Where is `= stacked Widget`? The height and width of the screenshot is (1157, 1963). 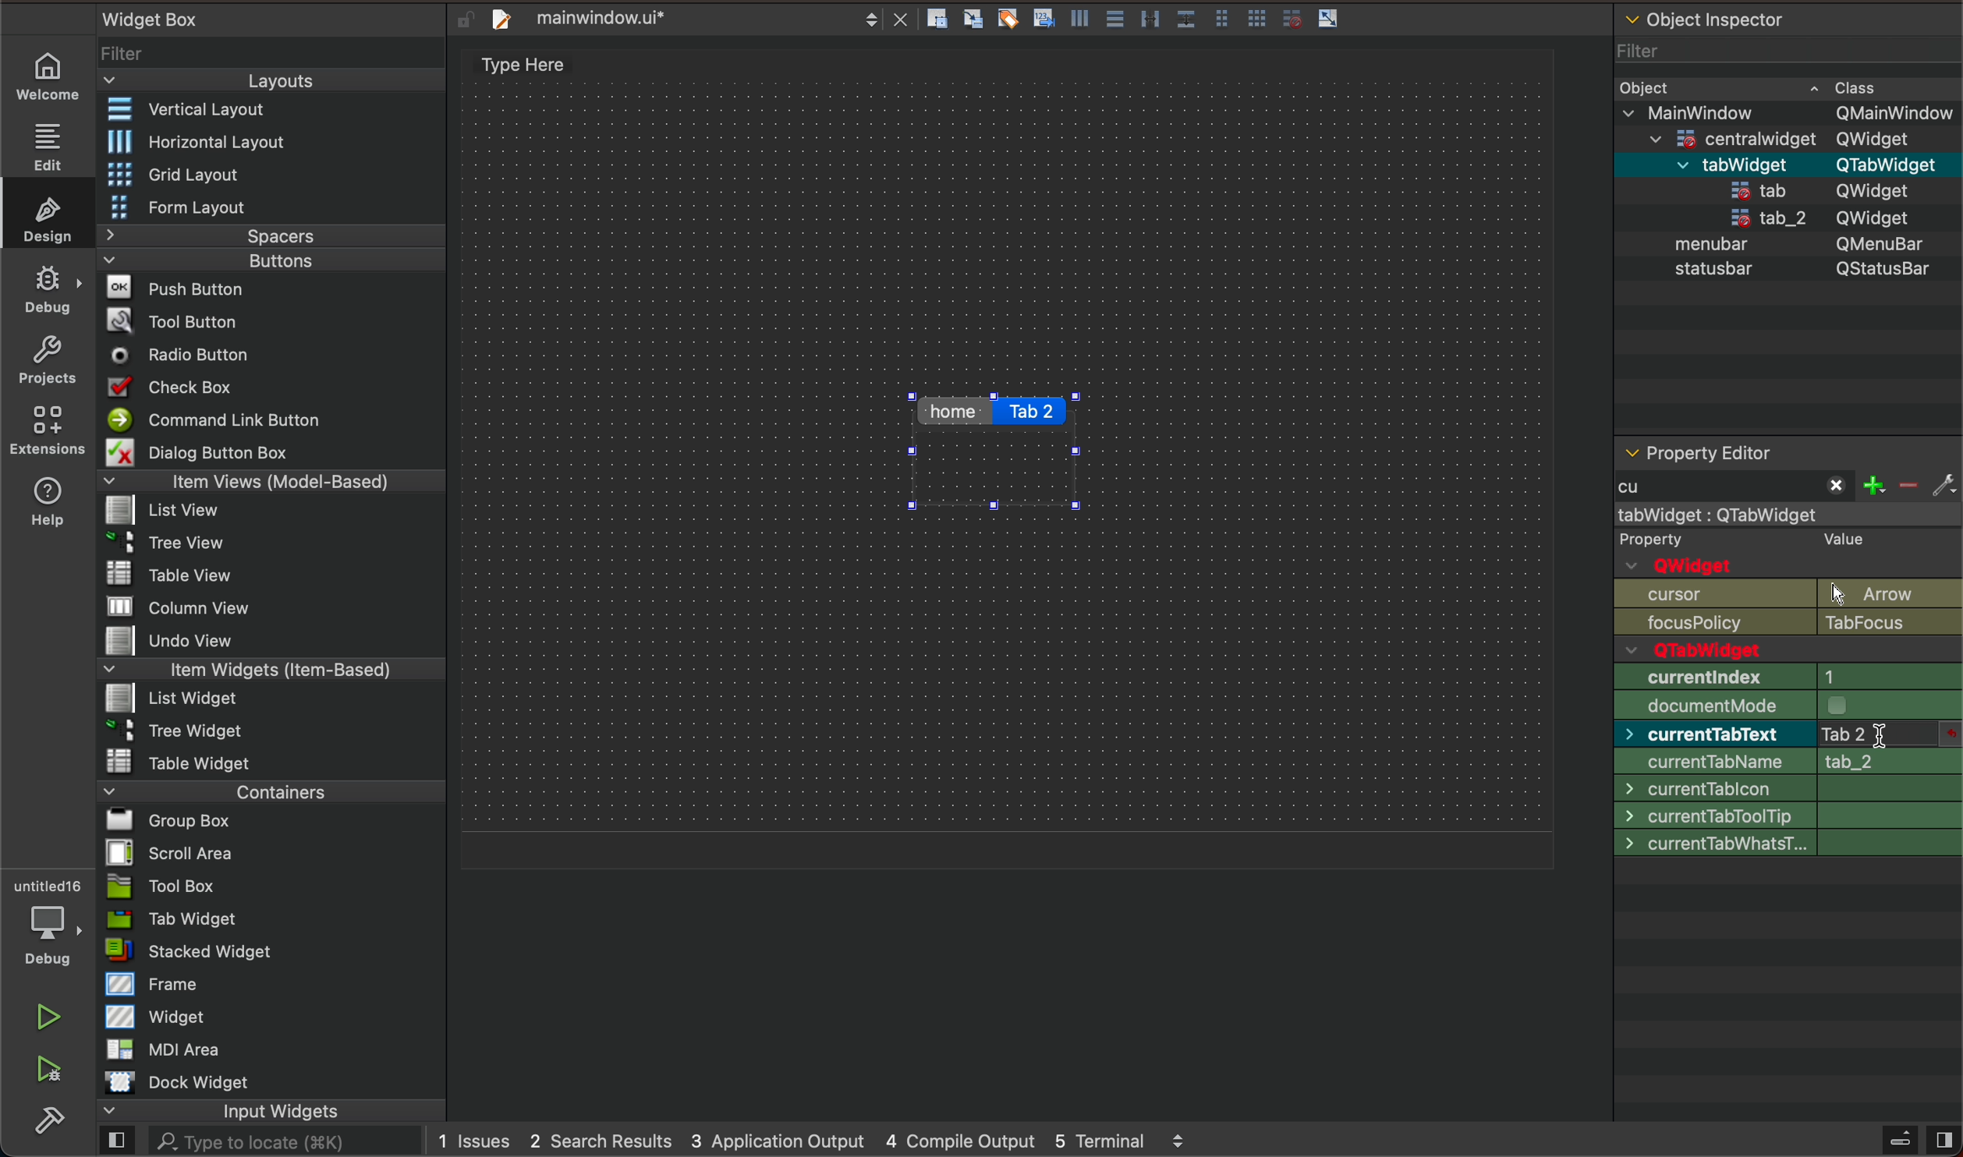 = stacked Widget is located at coordinates (198, 952).